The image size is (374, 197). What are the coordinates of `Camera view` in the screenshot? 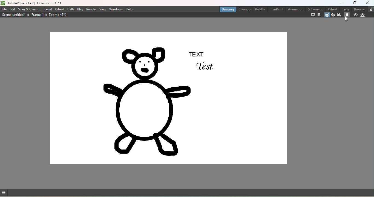 It's located at (339, 15).